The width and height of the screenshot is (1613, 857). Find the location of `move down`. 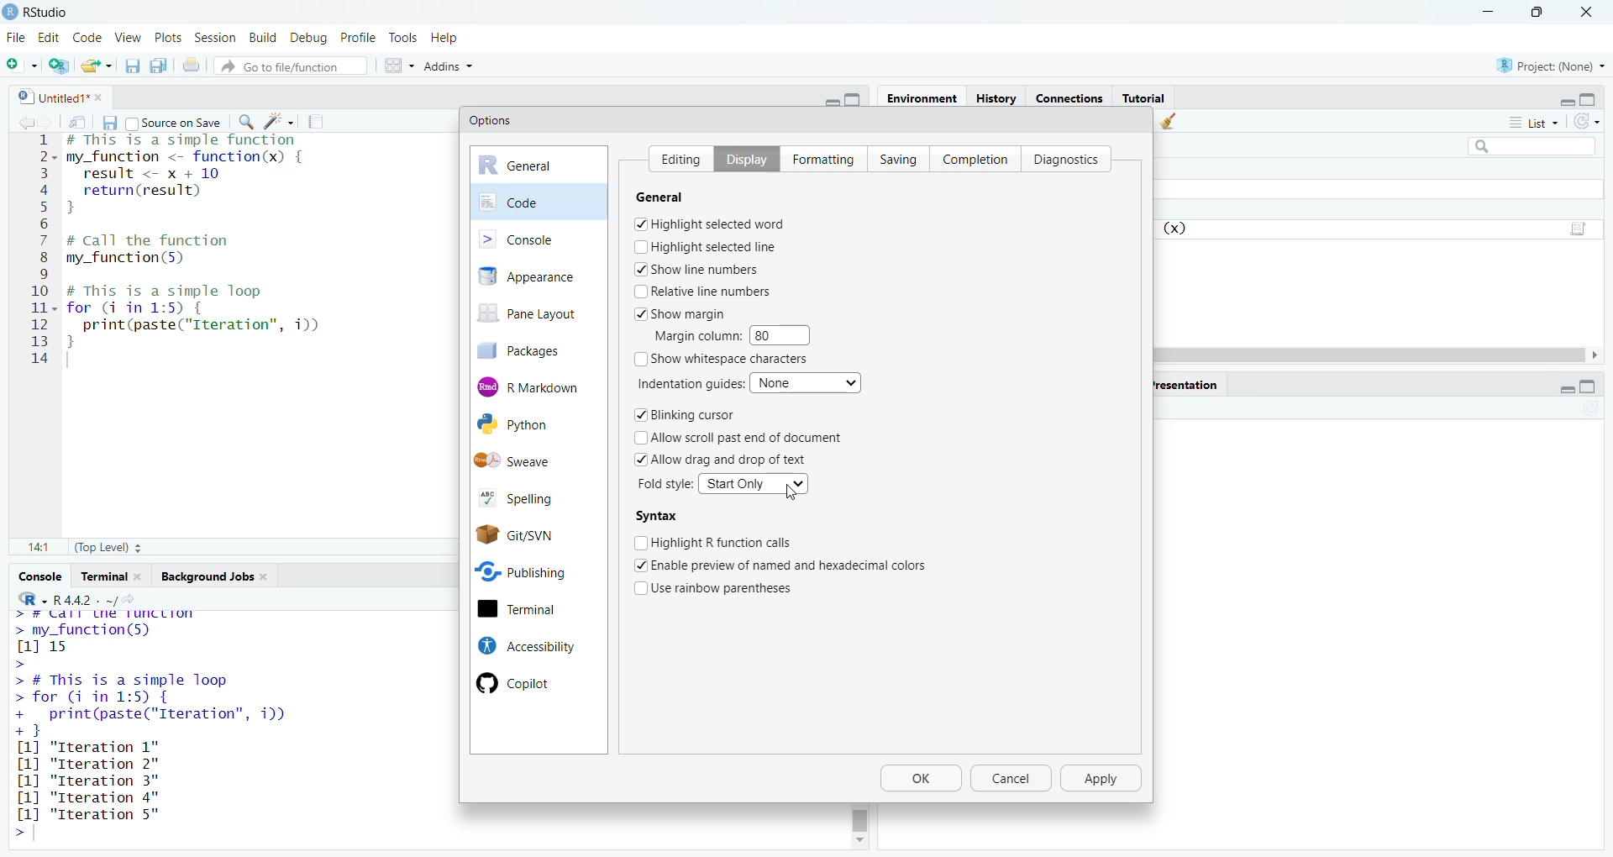

move down is located at coordinates (859, 842).